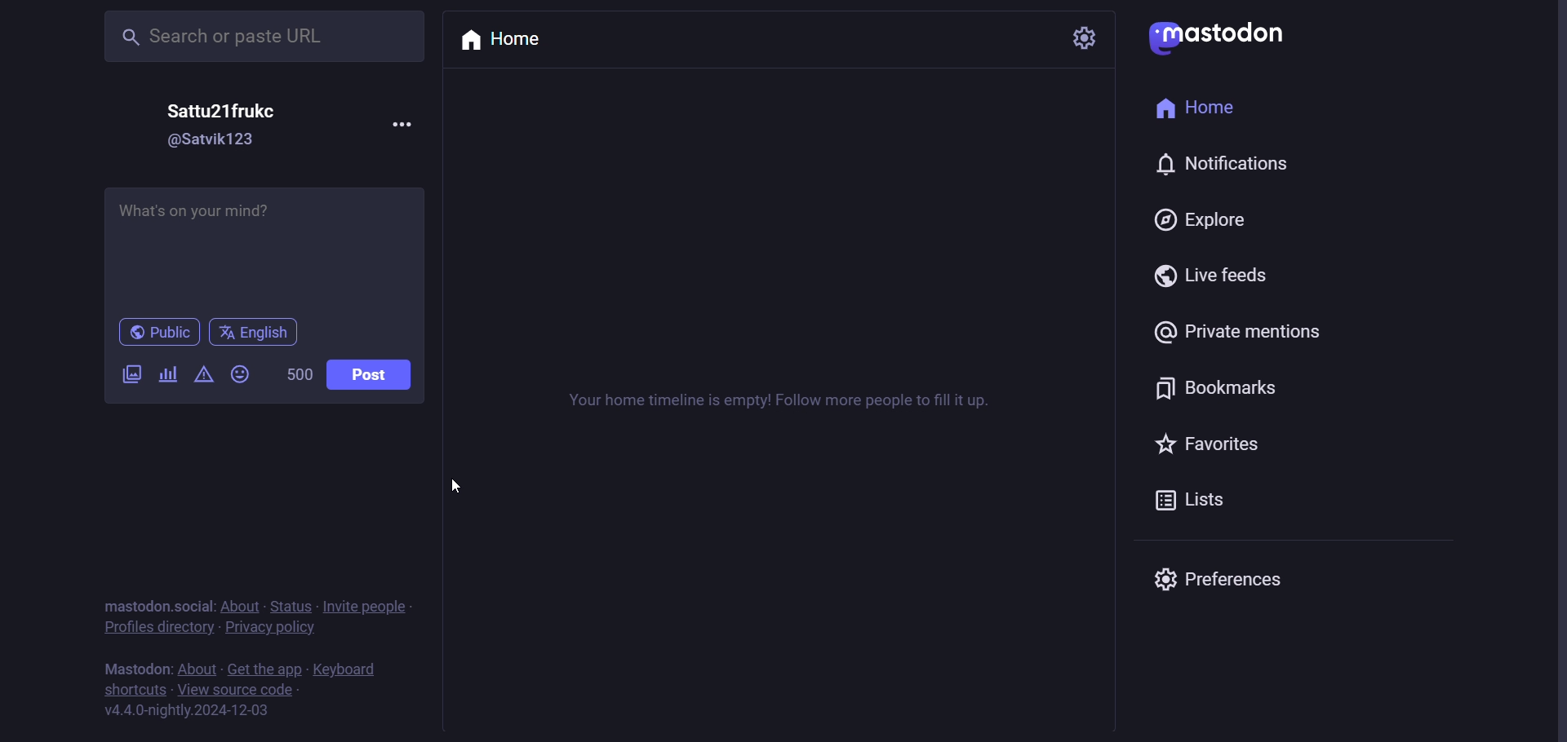  What do you see at coordinates (1217, 389) in the screenshot?
I see `bookmarks` at bounding box center [1217, 389].